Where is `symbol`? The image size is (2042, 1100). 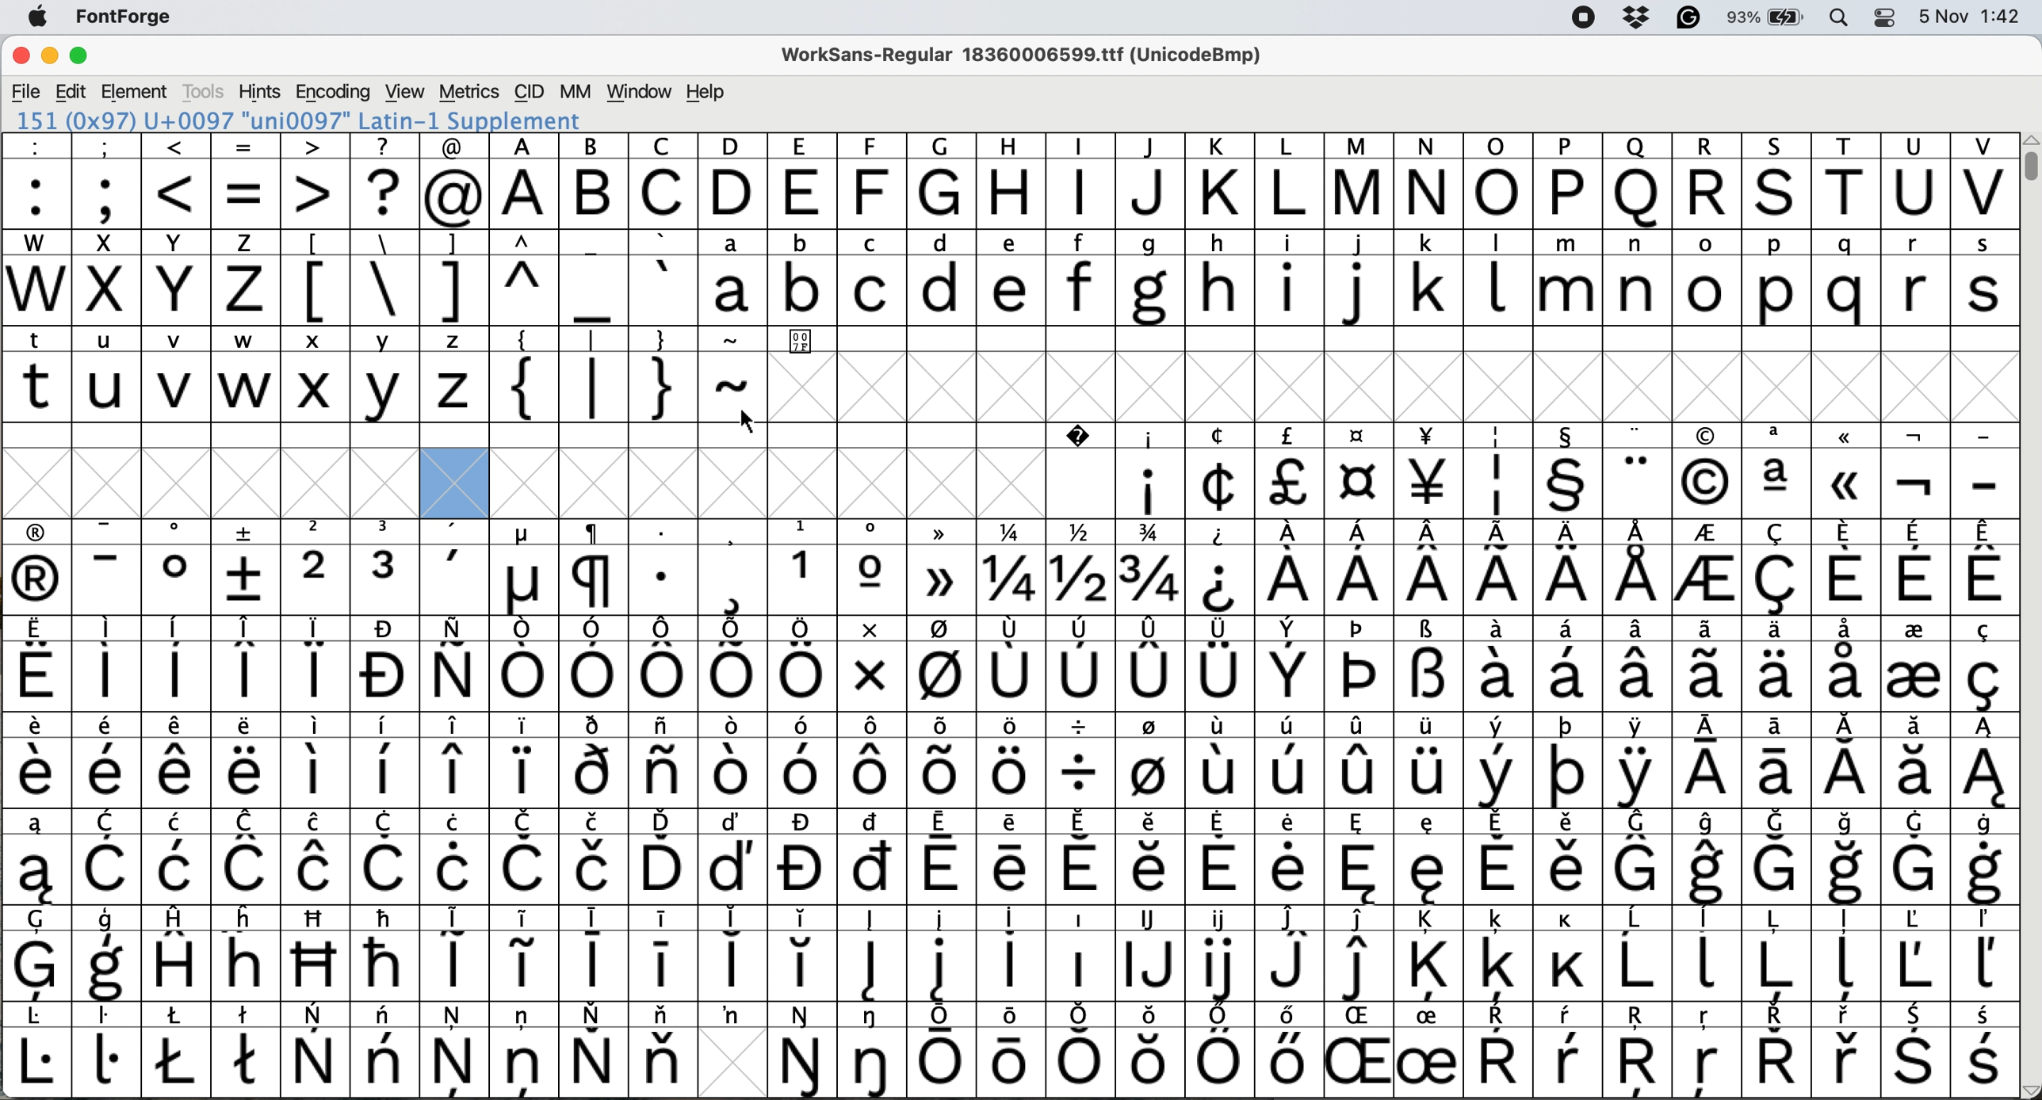 symbol is located at coordinates (1913, 663).